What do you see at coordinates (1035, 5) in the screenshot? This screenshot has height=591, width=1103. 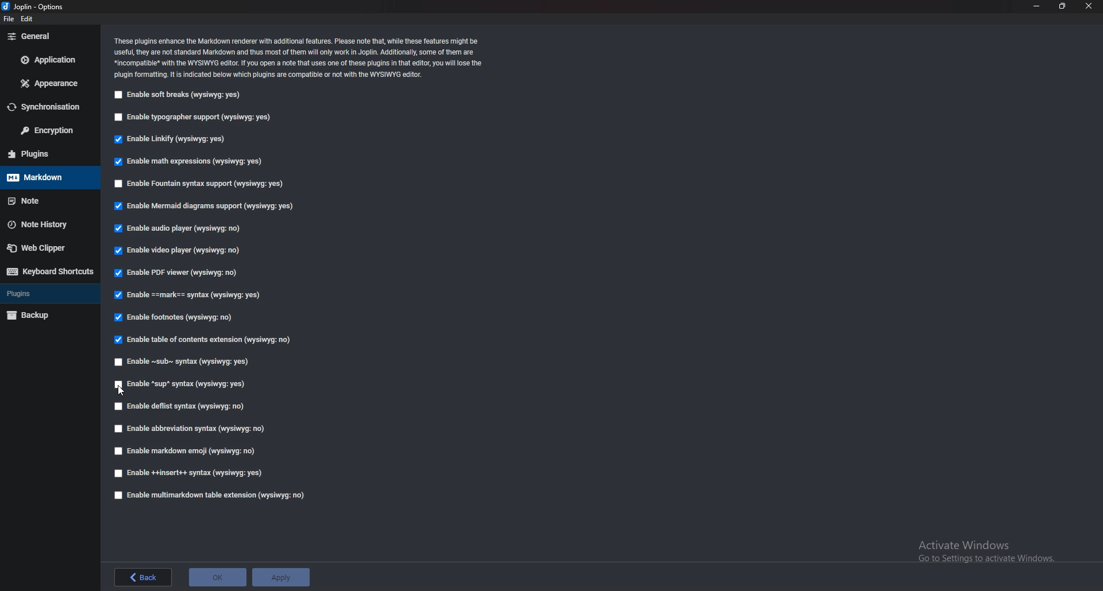 I see `minimize` at bounding box center [1035, 5].